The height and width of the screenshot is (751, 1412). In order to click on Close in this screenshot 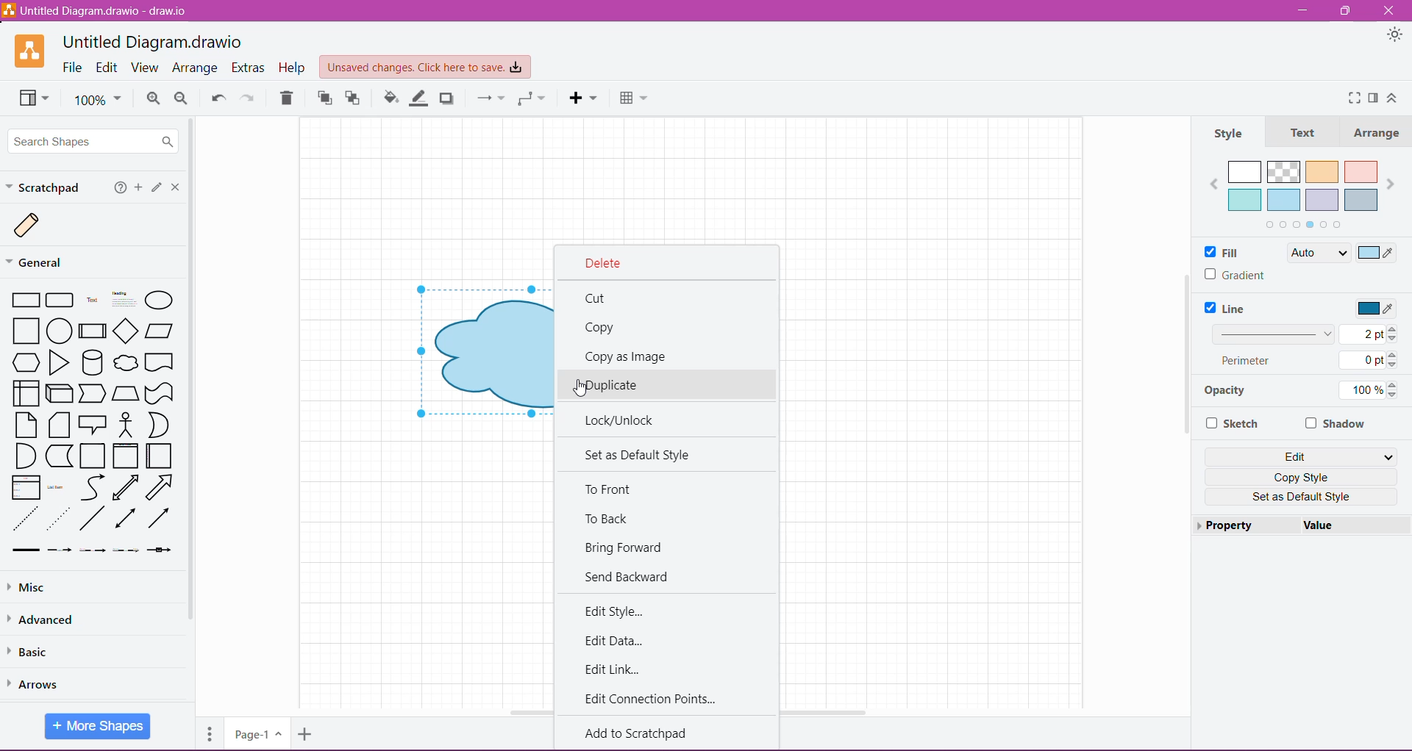, I will do `click(178, 188)`.